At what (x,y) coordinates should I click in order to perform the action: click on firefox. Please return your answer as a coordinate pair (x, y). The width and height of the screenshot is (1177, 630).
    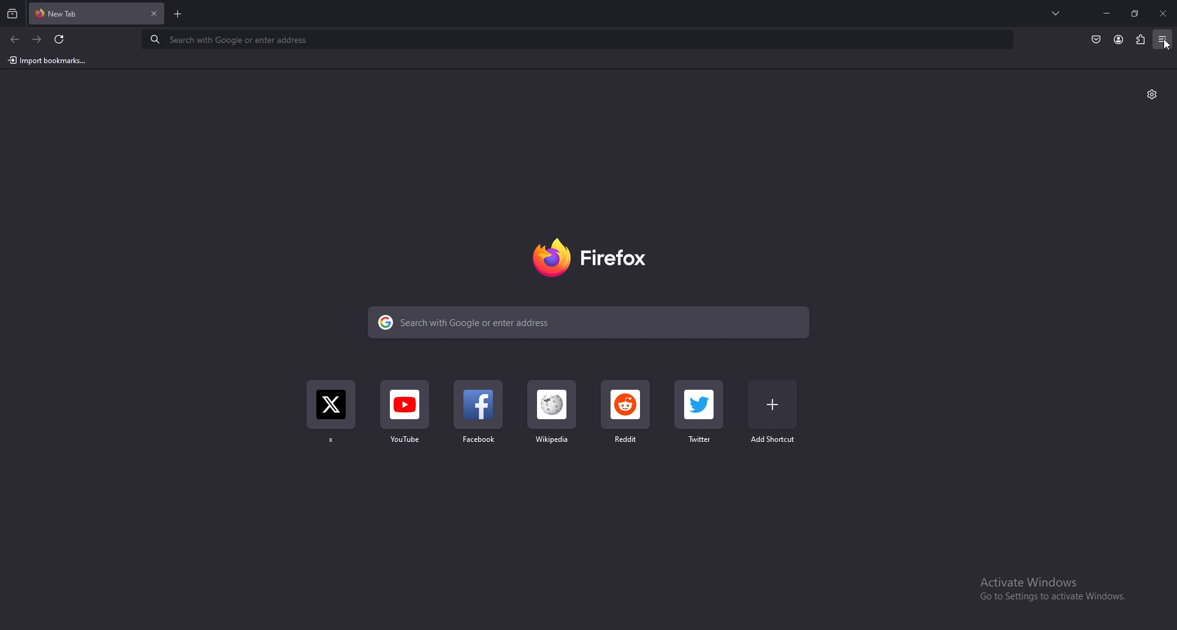
    Looking at the image, I should click on (593, 258).